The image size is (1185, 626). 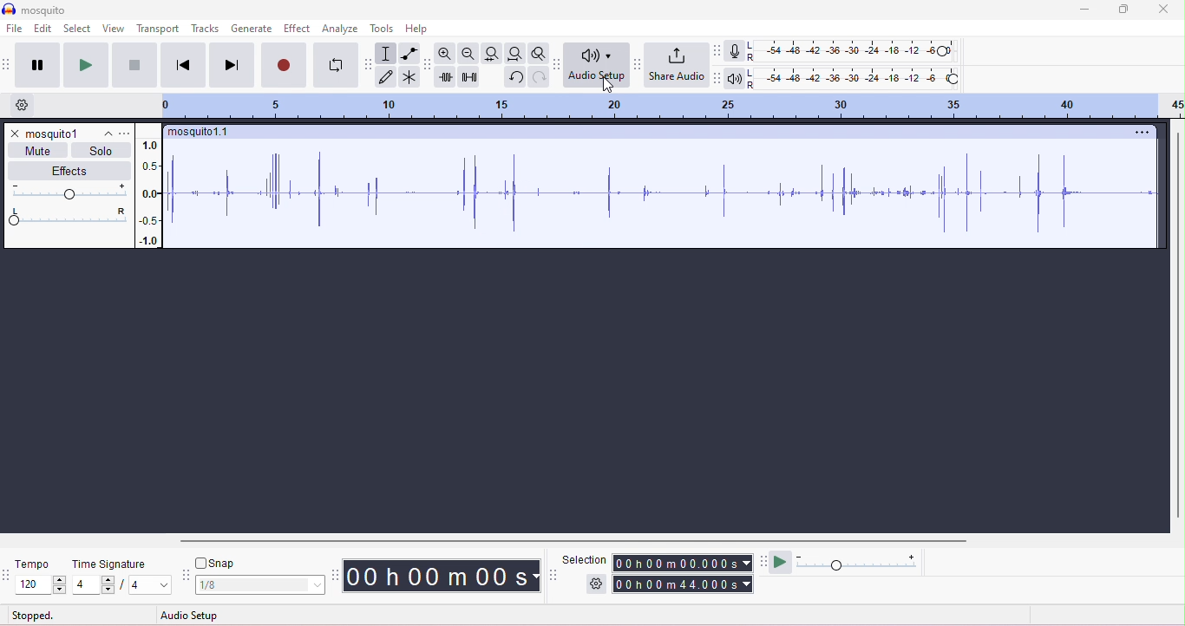 I want to click on multi, so click(x=408, y=76).